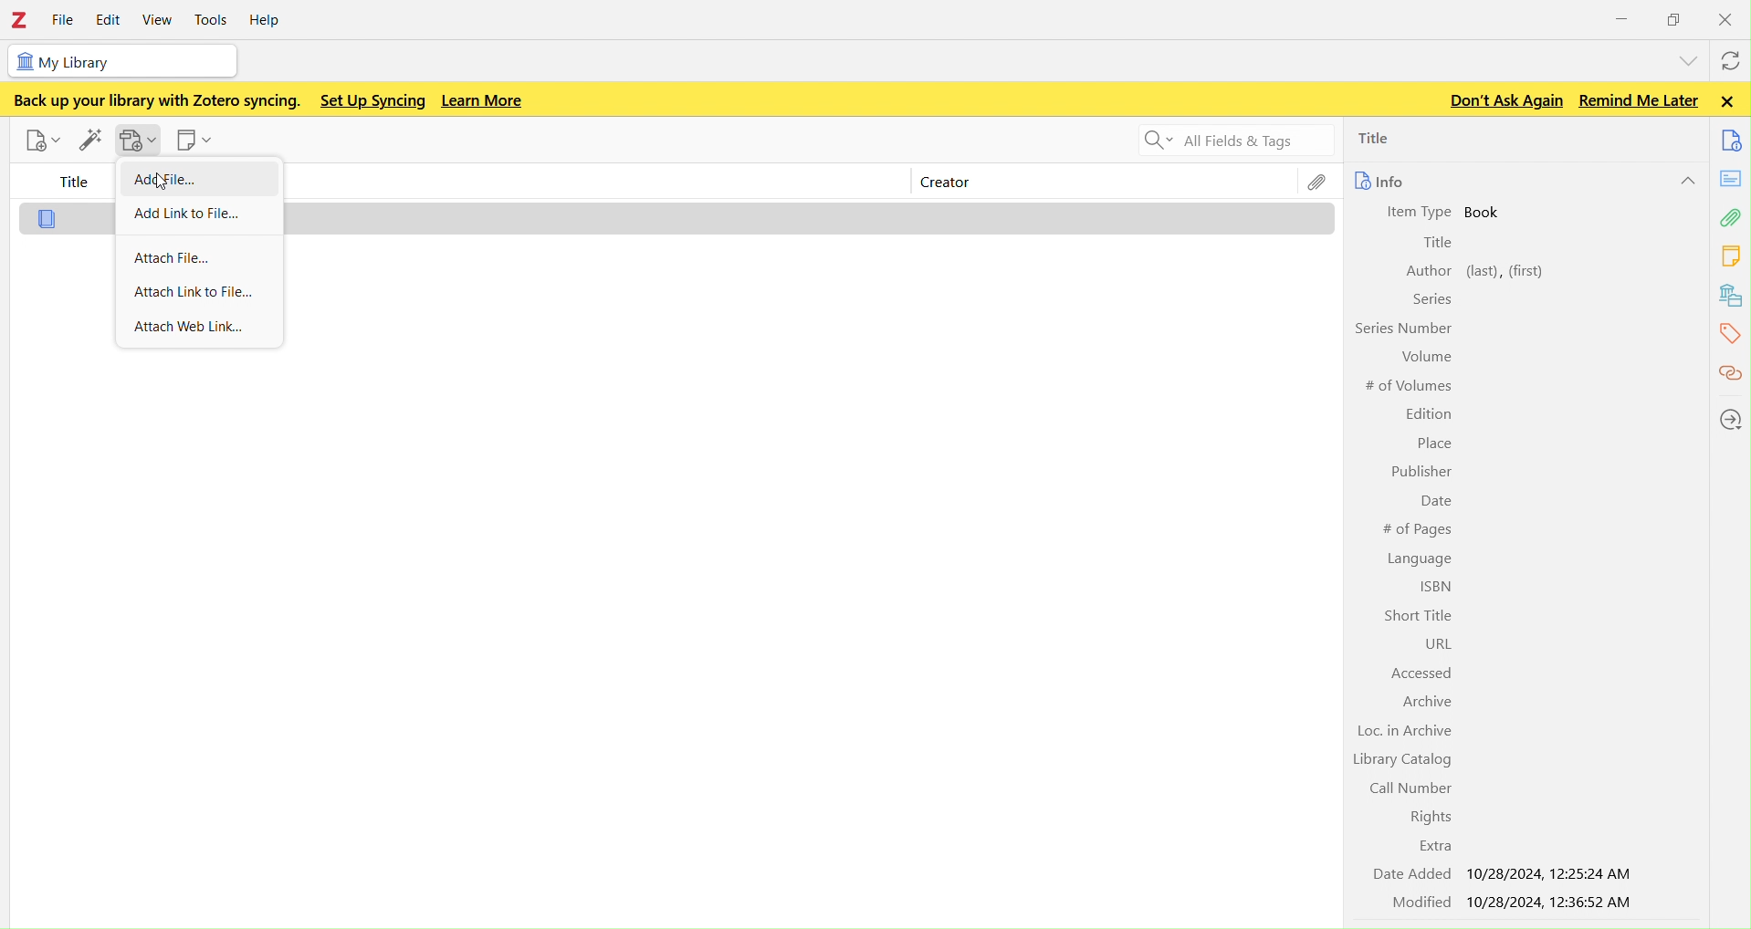 The height and width of the screenshot is (929, 1751). Describe the element at coordinates (1435, 443) in the screenshot. I see `Place` at that location.